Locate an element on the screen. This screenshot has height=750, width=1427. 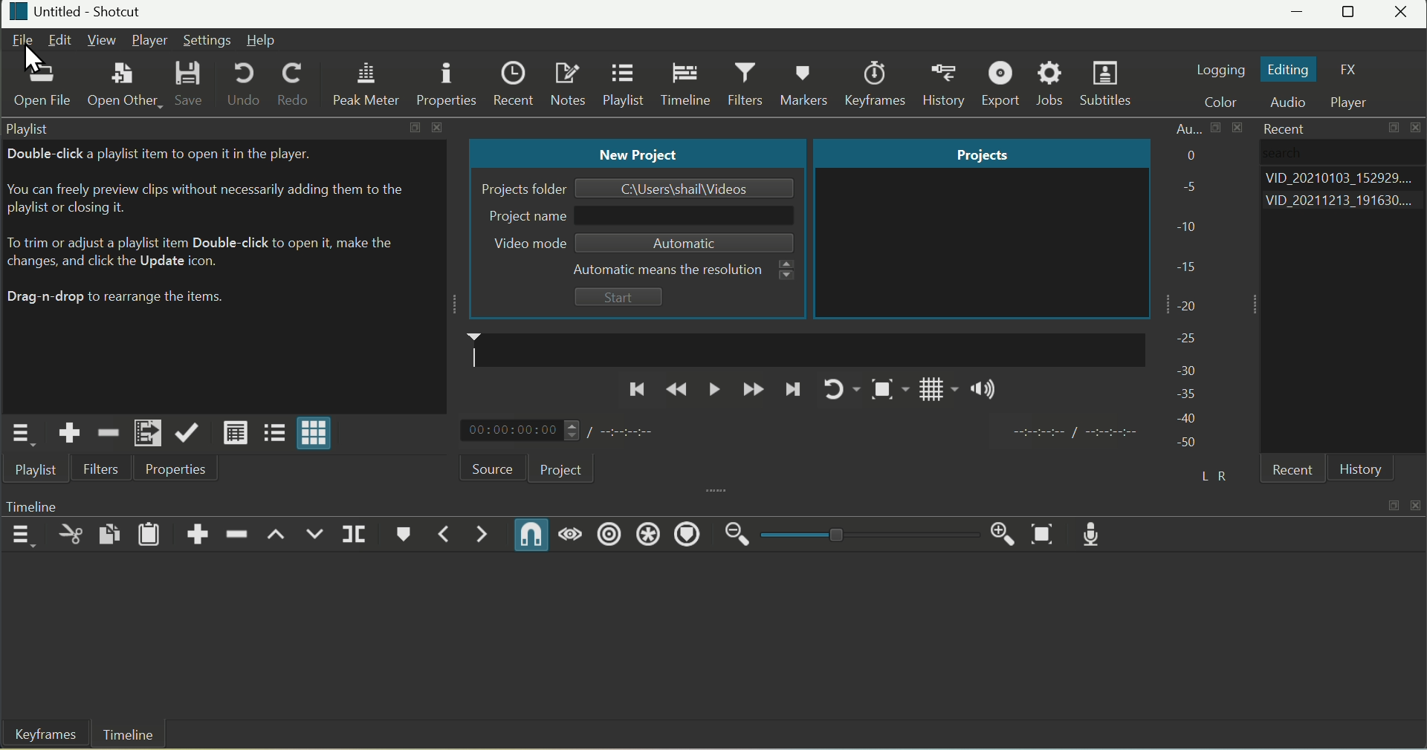
Zoom out is located at coordinates (738, 535).